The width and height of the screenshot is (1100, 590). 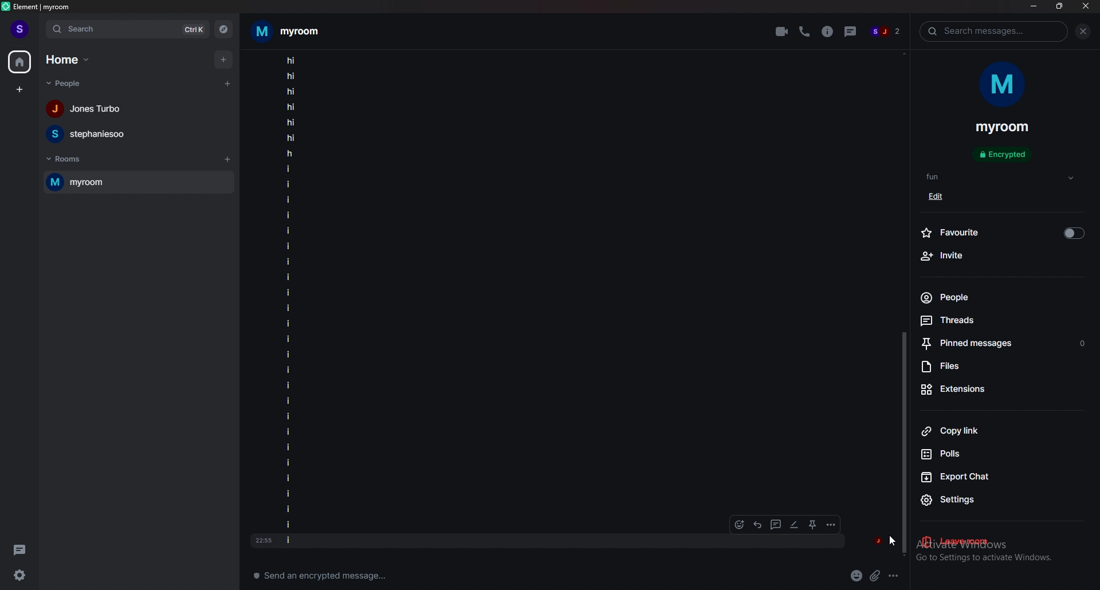 I want to click on start chat, so click(x=227, y=84).